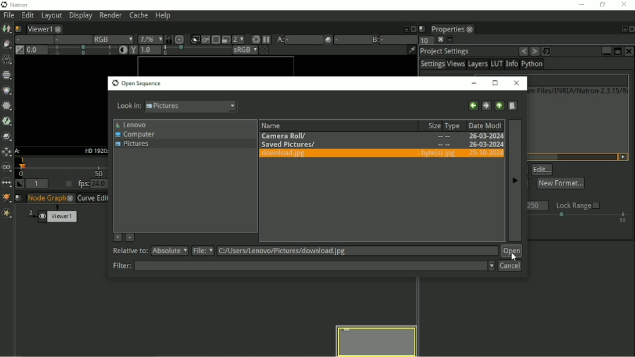 Image resolution: width=635 pixels, height=357 pixels. I want to click on Display, so click(81, 16).